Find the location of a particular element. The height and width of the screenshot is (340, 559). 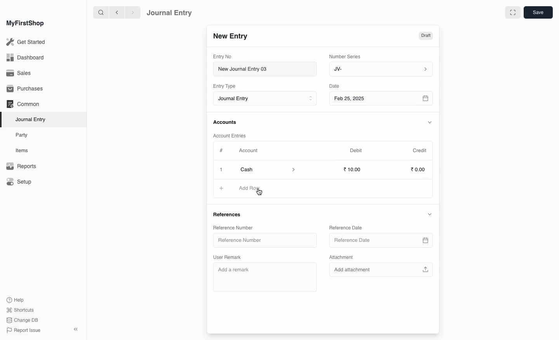

New Journal Entry 03 is located at coordinates (267, 69).